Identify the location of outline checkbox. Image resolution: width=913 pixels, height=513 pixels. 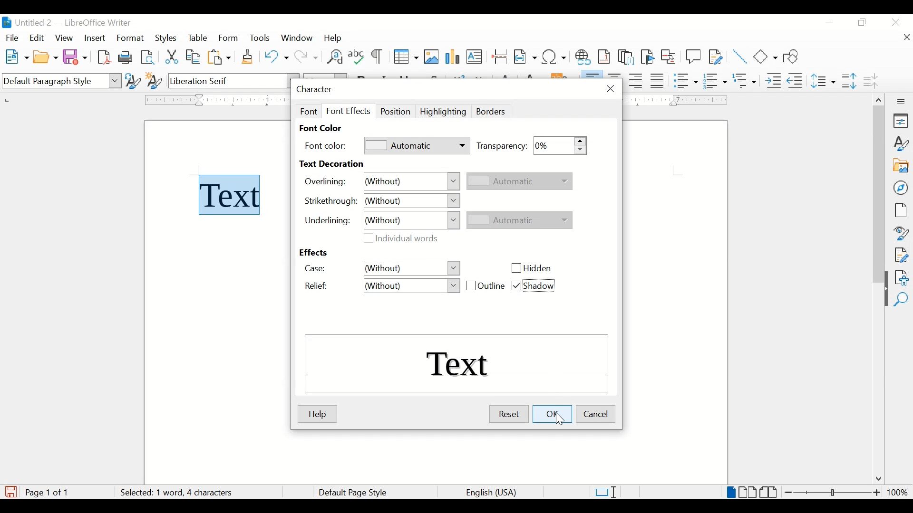
(487, 286).